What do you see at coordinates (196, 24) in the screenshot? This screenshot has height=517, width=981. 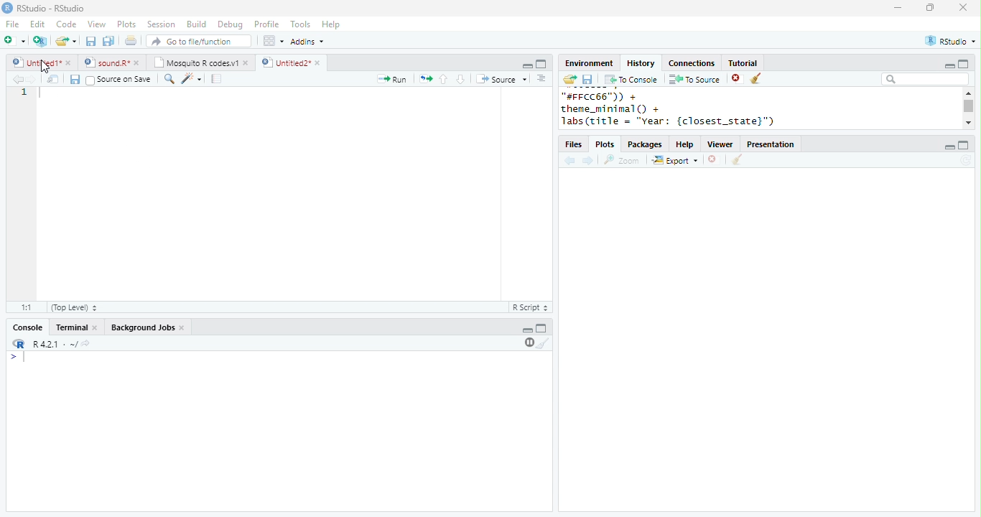 I see `Build` at bounding box center [196, 24].